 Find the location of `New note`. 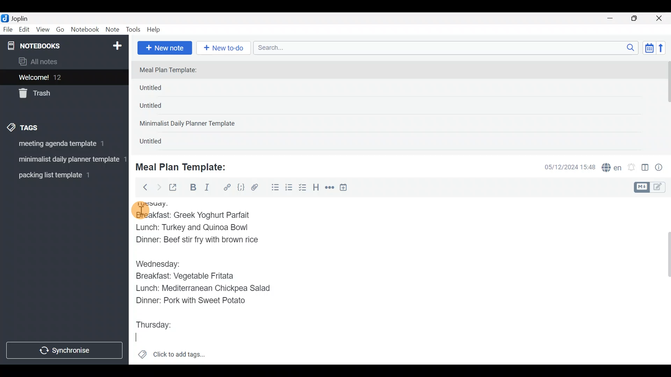

New note is located at coordinates (164, 47).